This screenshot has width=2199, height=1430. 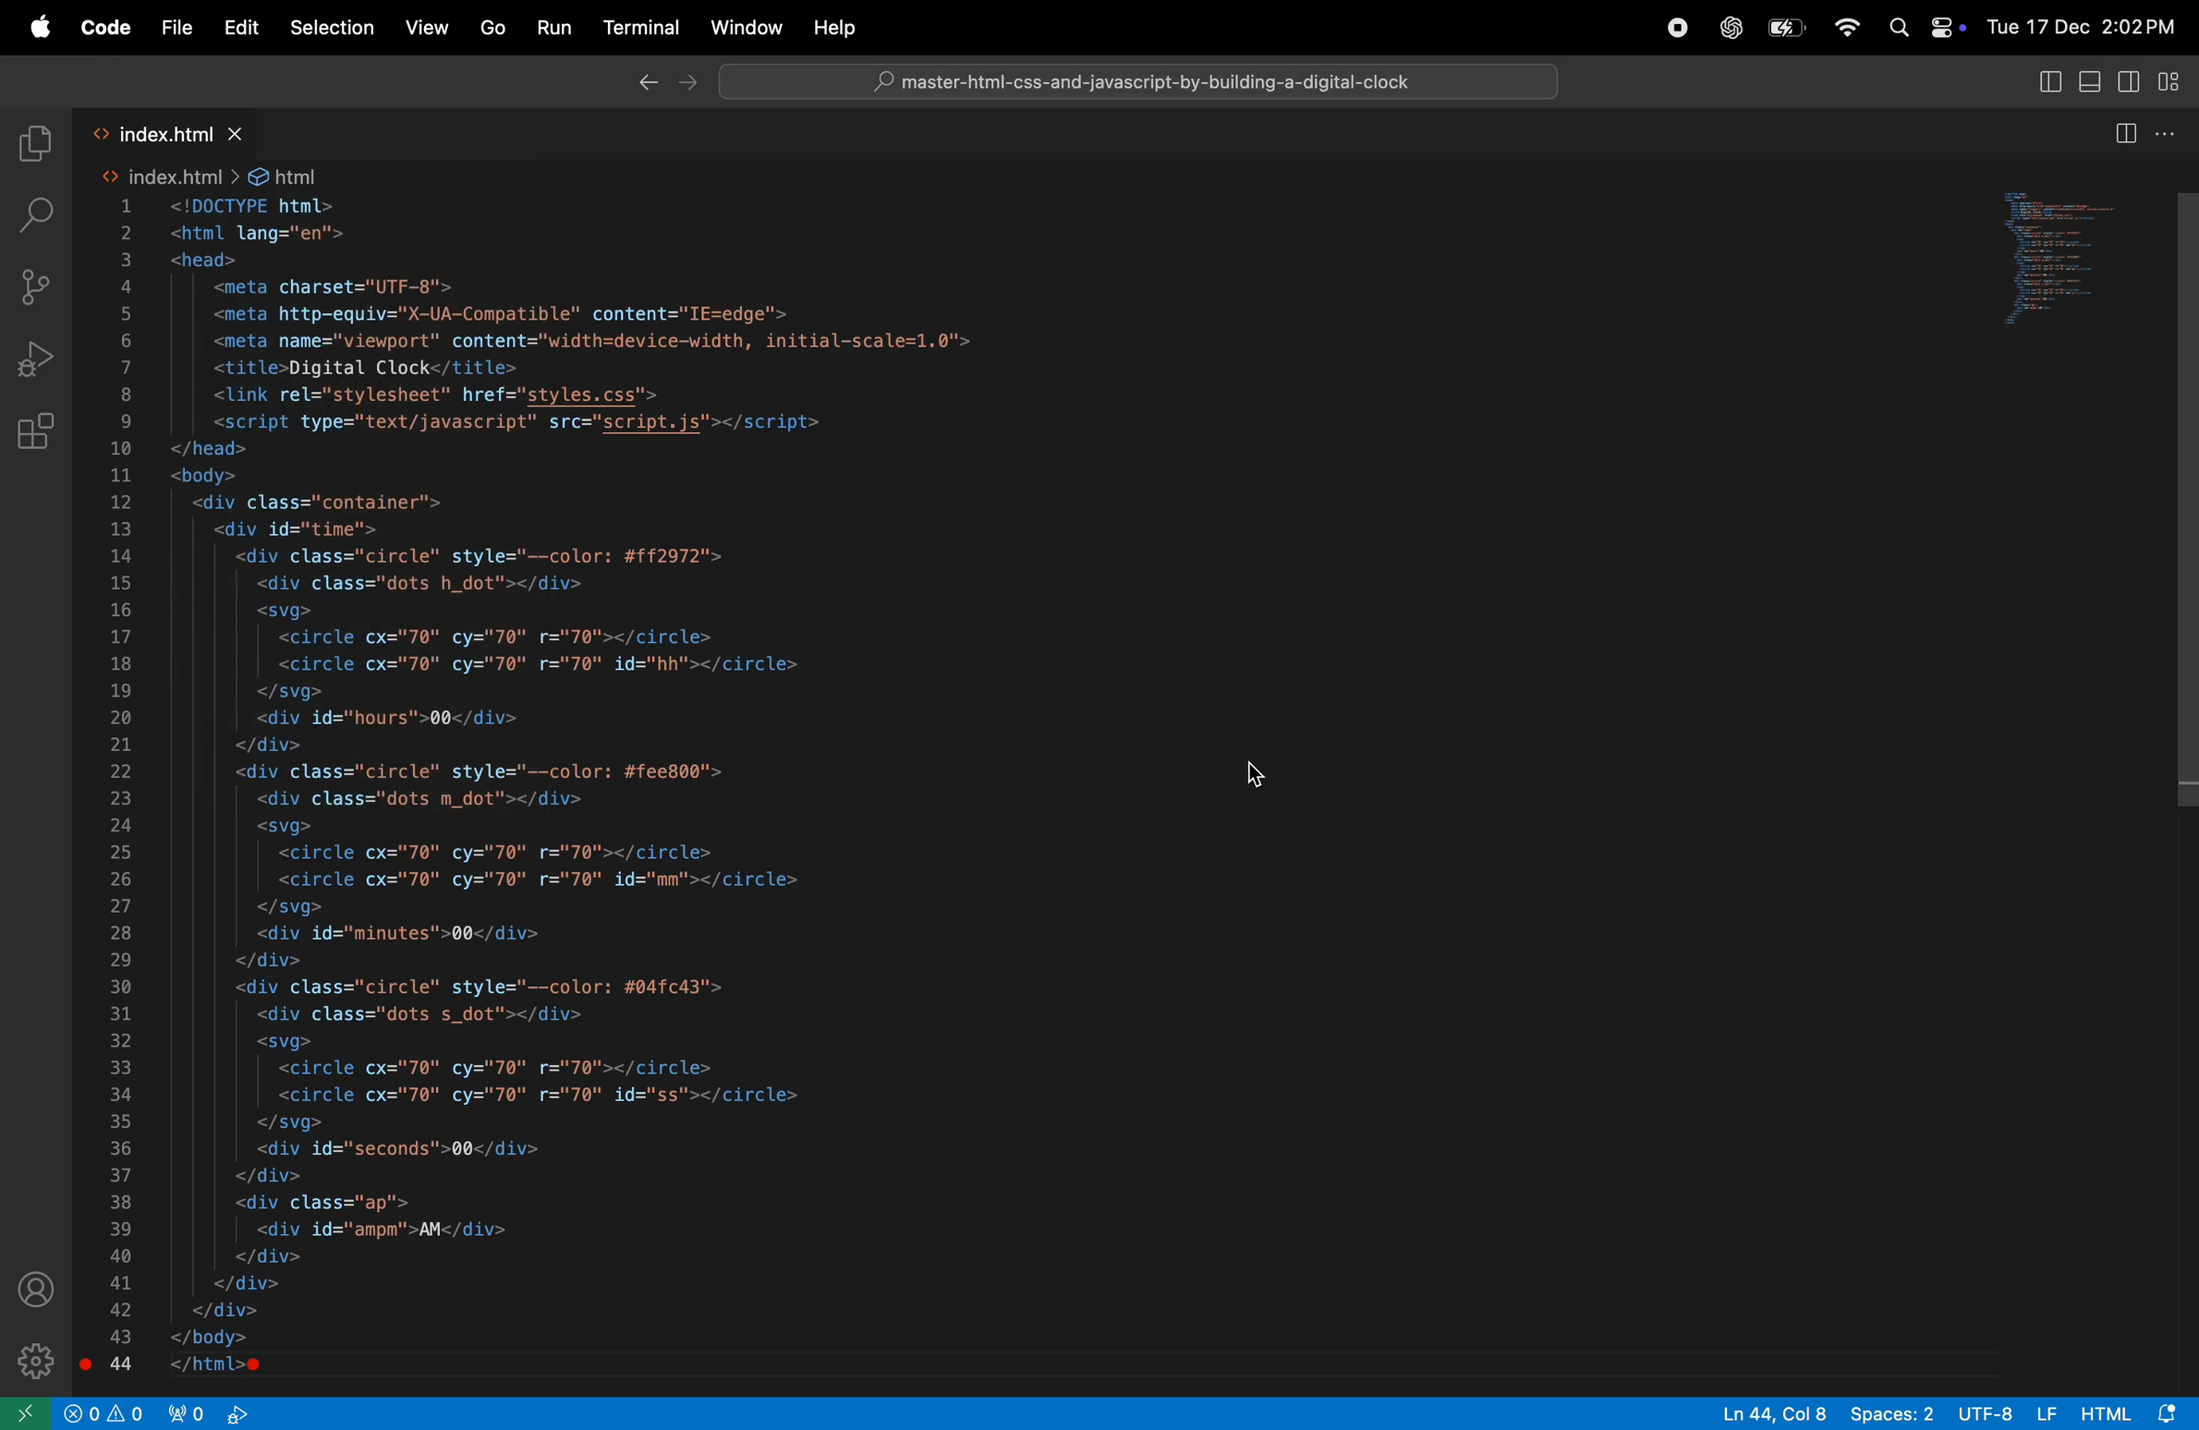 What do you see at coordinates (42, 139) in the screenshot?
I see `explorer` at bounding box center [42, 139].